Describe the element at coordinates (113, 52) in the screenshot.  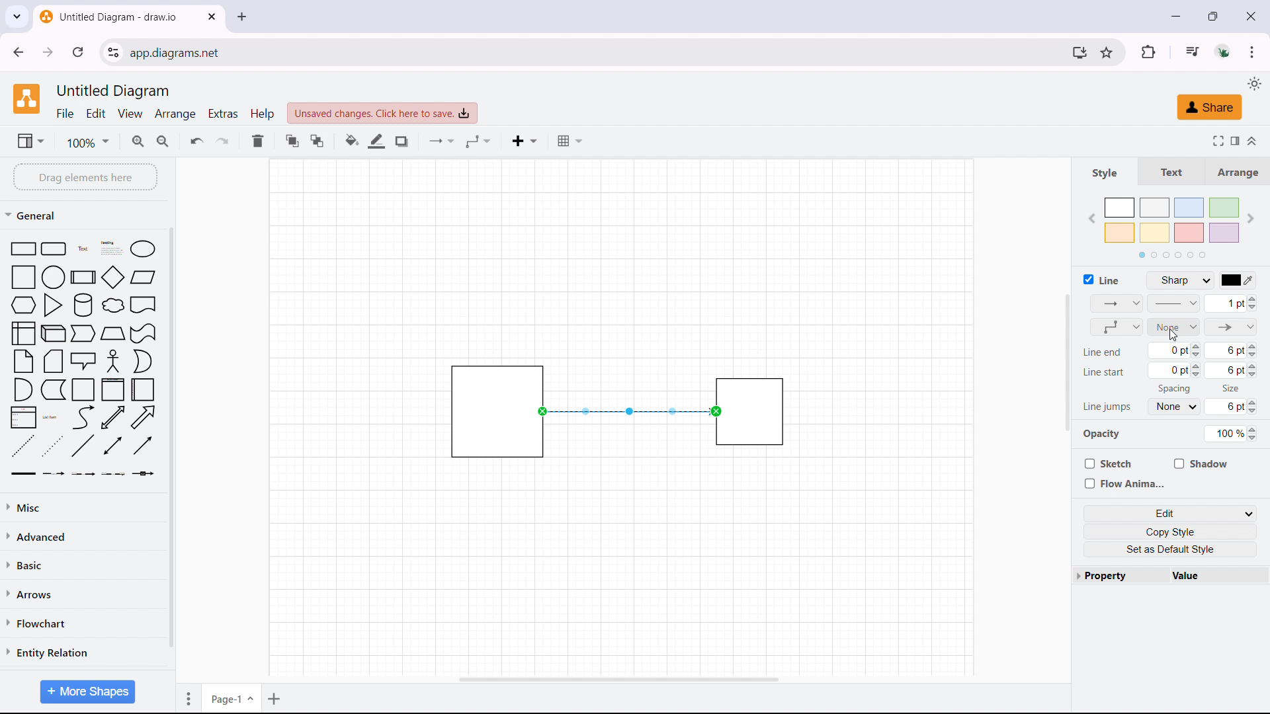
I see `view site information` at that location.